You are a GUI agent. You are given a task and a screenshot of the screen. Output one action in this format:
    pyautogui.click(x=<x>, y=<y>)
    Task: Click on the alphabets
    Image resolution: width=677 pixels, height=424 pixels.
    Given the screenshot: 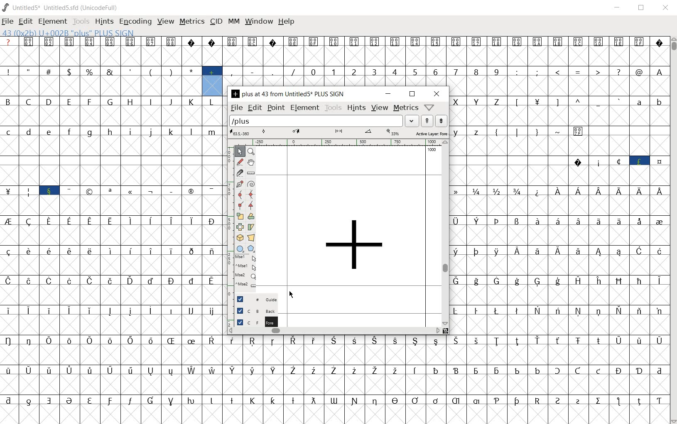 What is the action you would take?
    pyautogui.click(x=111, y=112)
    